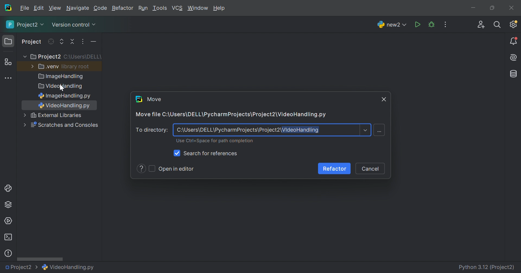  Describe the element at coordinates (24, 115) in the screenshot. I see `More` at that location.